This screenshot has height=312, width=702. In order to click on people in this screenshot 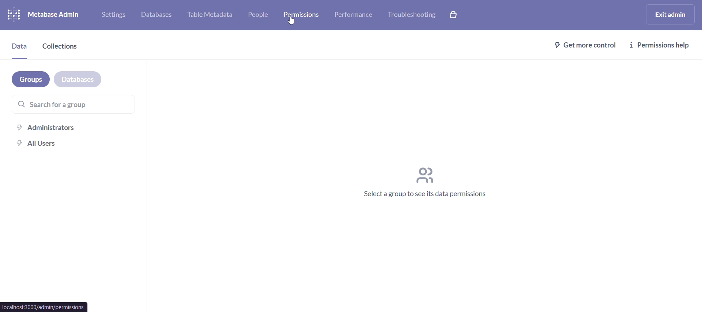, I will do `click(257, 16)`.